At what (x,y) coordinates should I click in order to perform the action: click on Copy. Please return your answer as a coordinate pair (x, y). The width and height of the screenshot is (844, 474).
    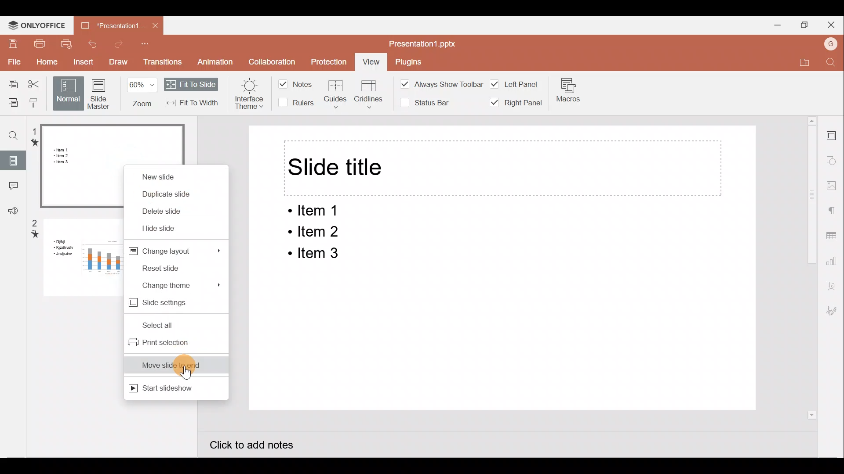
    Looking at the image, I should click on (10, 82).